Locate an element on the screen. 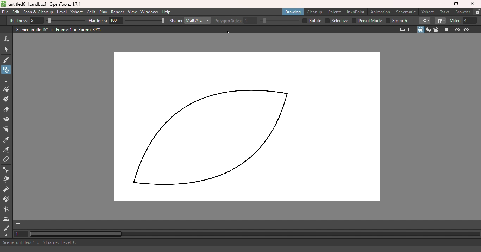 The image size is (481, 252). Smooth is located at coordinates (396, 21).